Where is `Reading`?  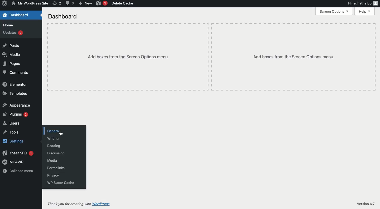 Reading is located at coordinates (53, 146).